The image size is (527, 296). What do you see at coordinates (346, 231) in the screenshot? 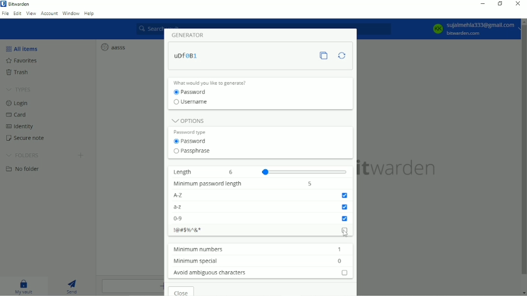
I see `special characters checkbox` at bounding box center [346, 231].